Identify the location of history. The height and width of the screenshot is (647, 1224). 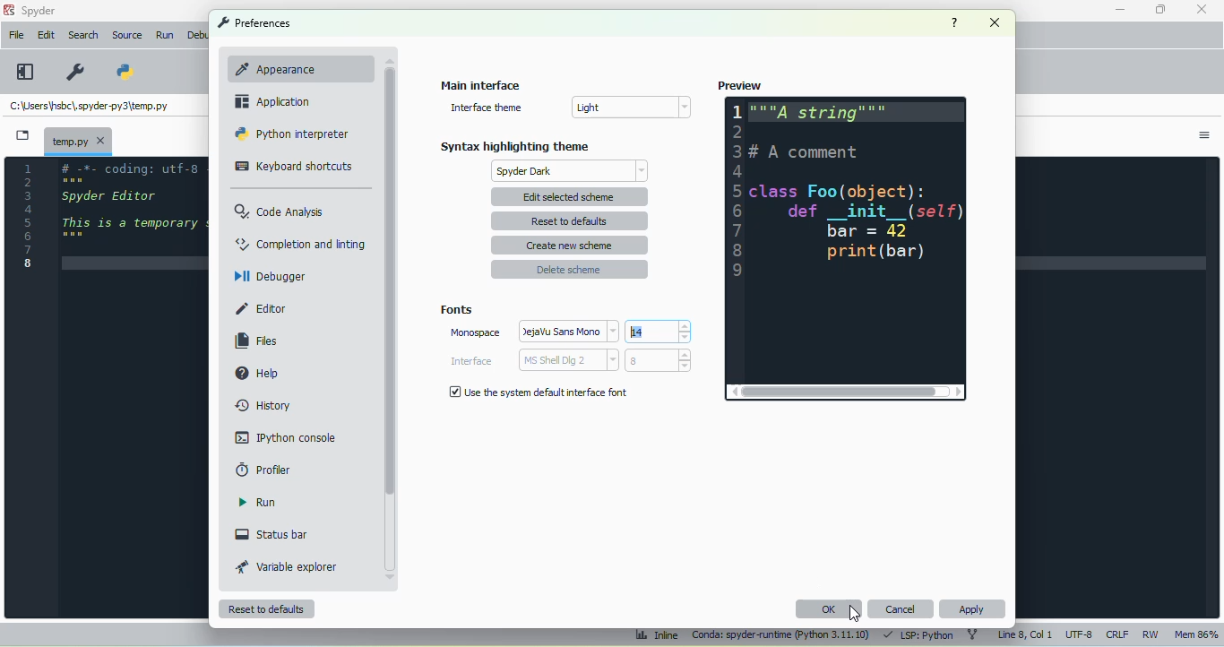
(265, 406).